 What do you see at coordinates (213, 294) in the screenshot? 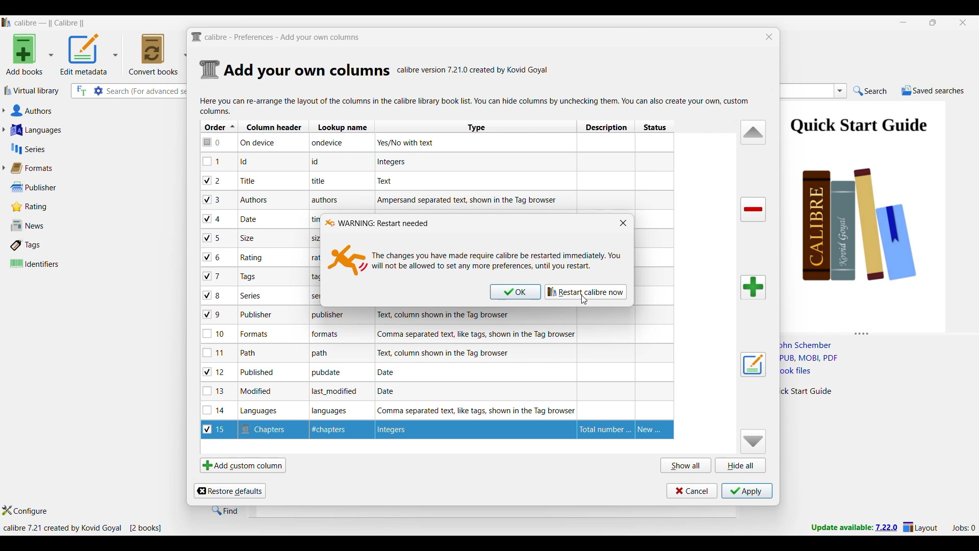
I see `checkbox - 8` at bounding box center [213, 294].